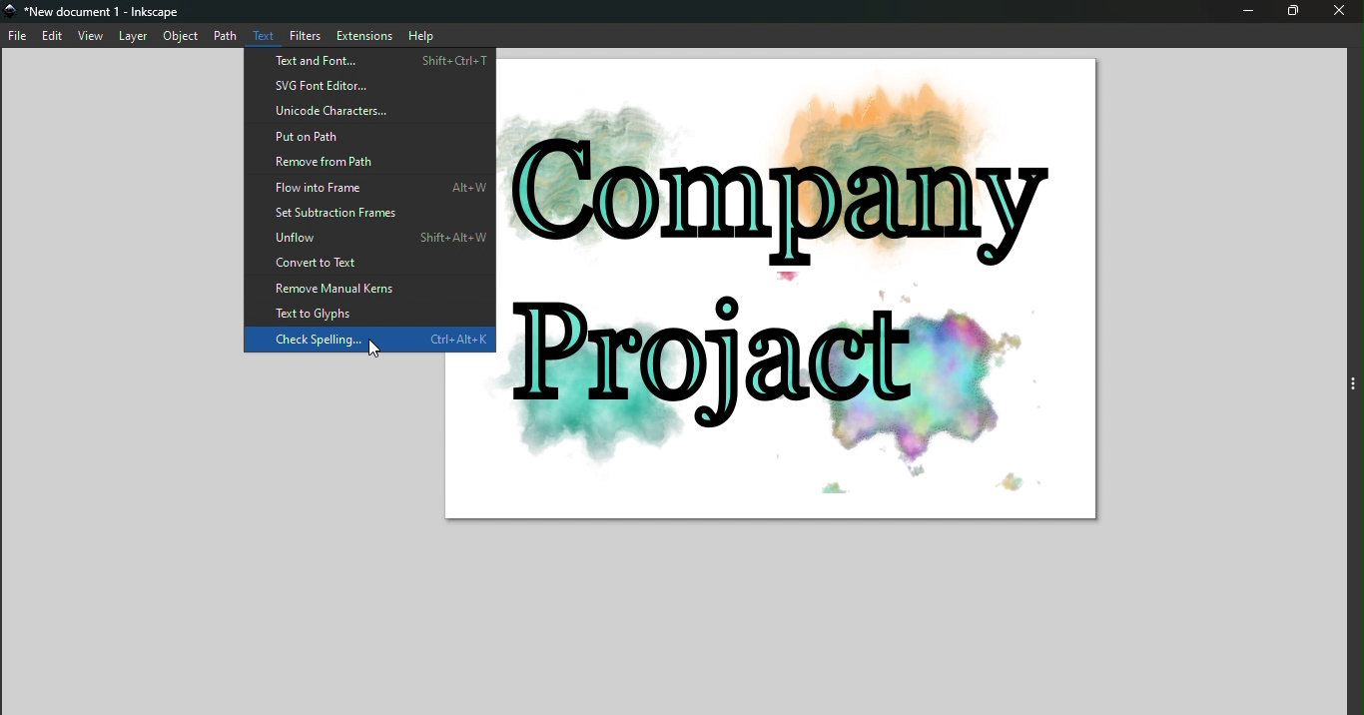  Describe the element at coordinates (369, 214) in the screenshot. I see `Set submission frames` at that location.